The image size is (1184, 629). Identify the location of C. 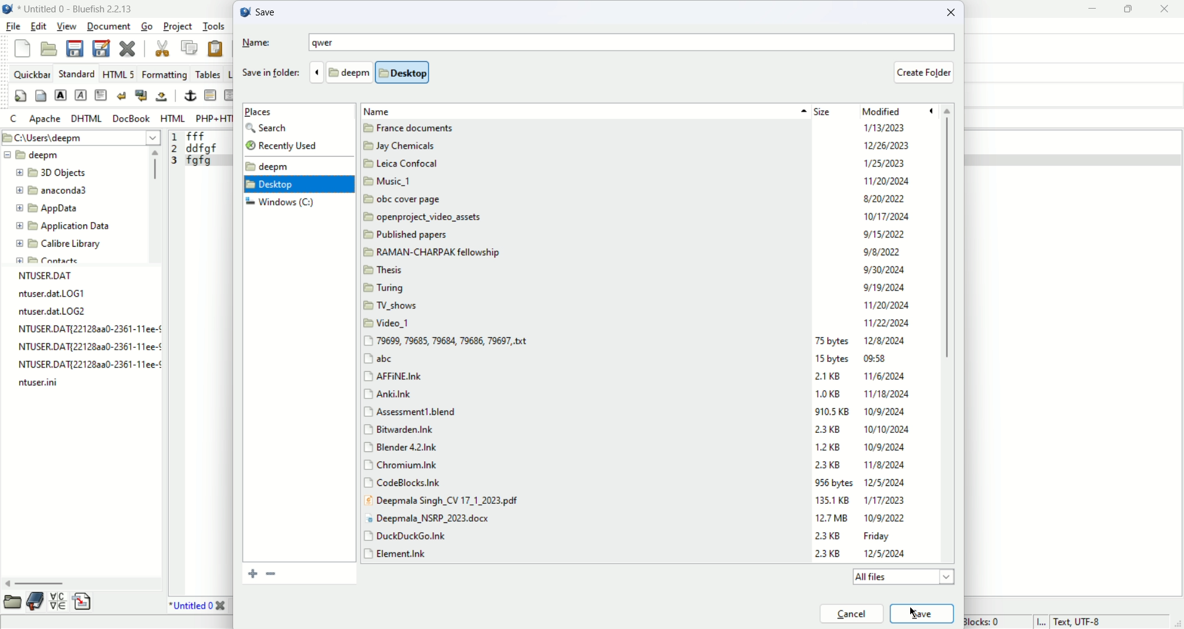
(15, 119).